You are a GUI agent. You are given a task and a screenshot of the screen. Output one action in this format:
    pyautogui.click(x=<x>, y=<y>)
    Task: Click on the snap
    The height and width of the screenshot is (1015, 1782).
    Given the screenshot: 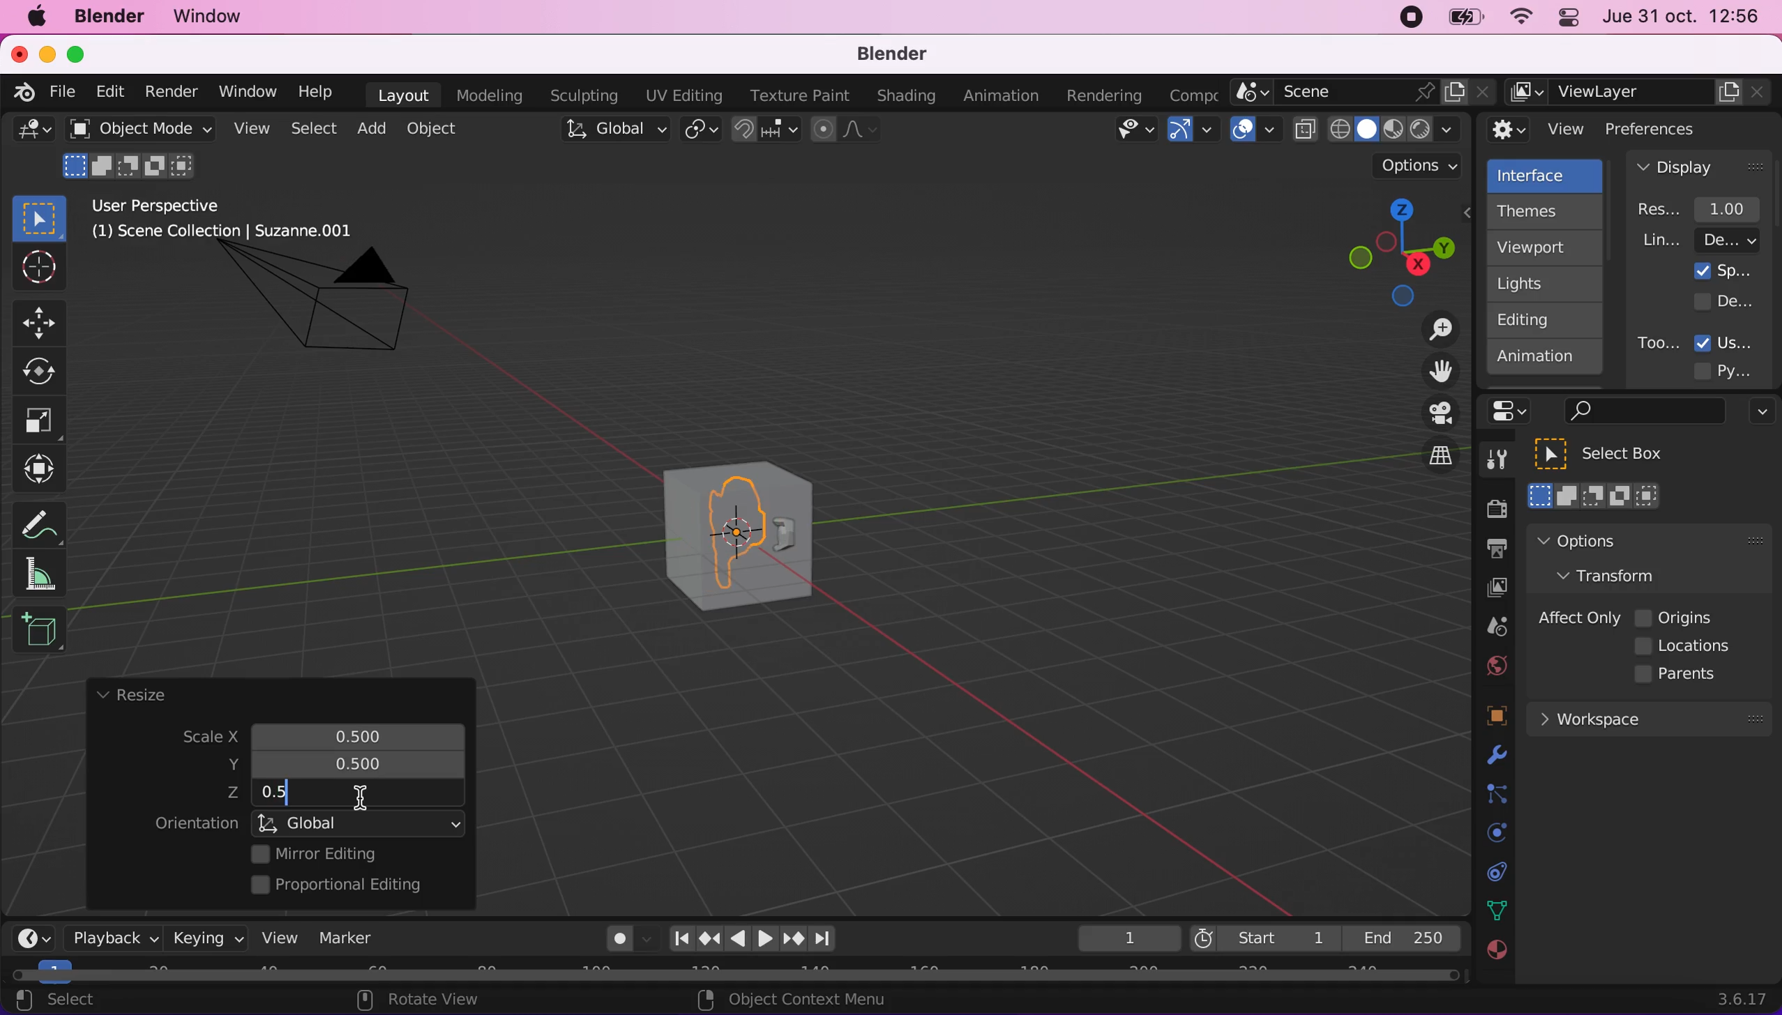 What is the action you would take?
    pyautogui.click(x=767, y=130)
    